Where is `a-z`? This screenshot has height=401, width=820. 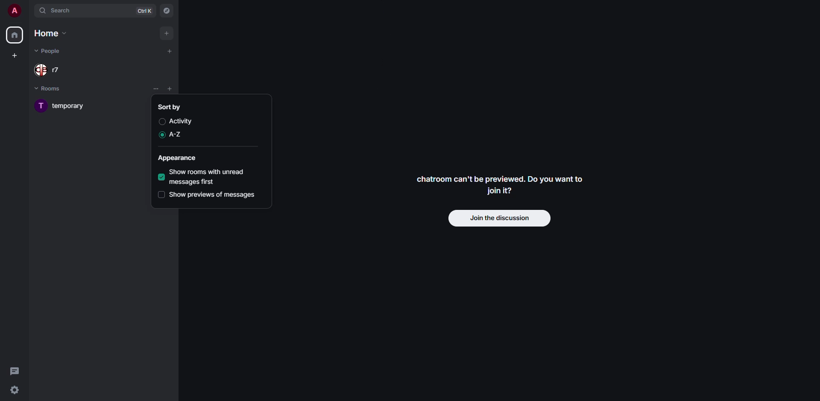 a-z is located at coordinates (179, 134).